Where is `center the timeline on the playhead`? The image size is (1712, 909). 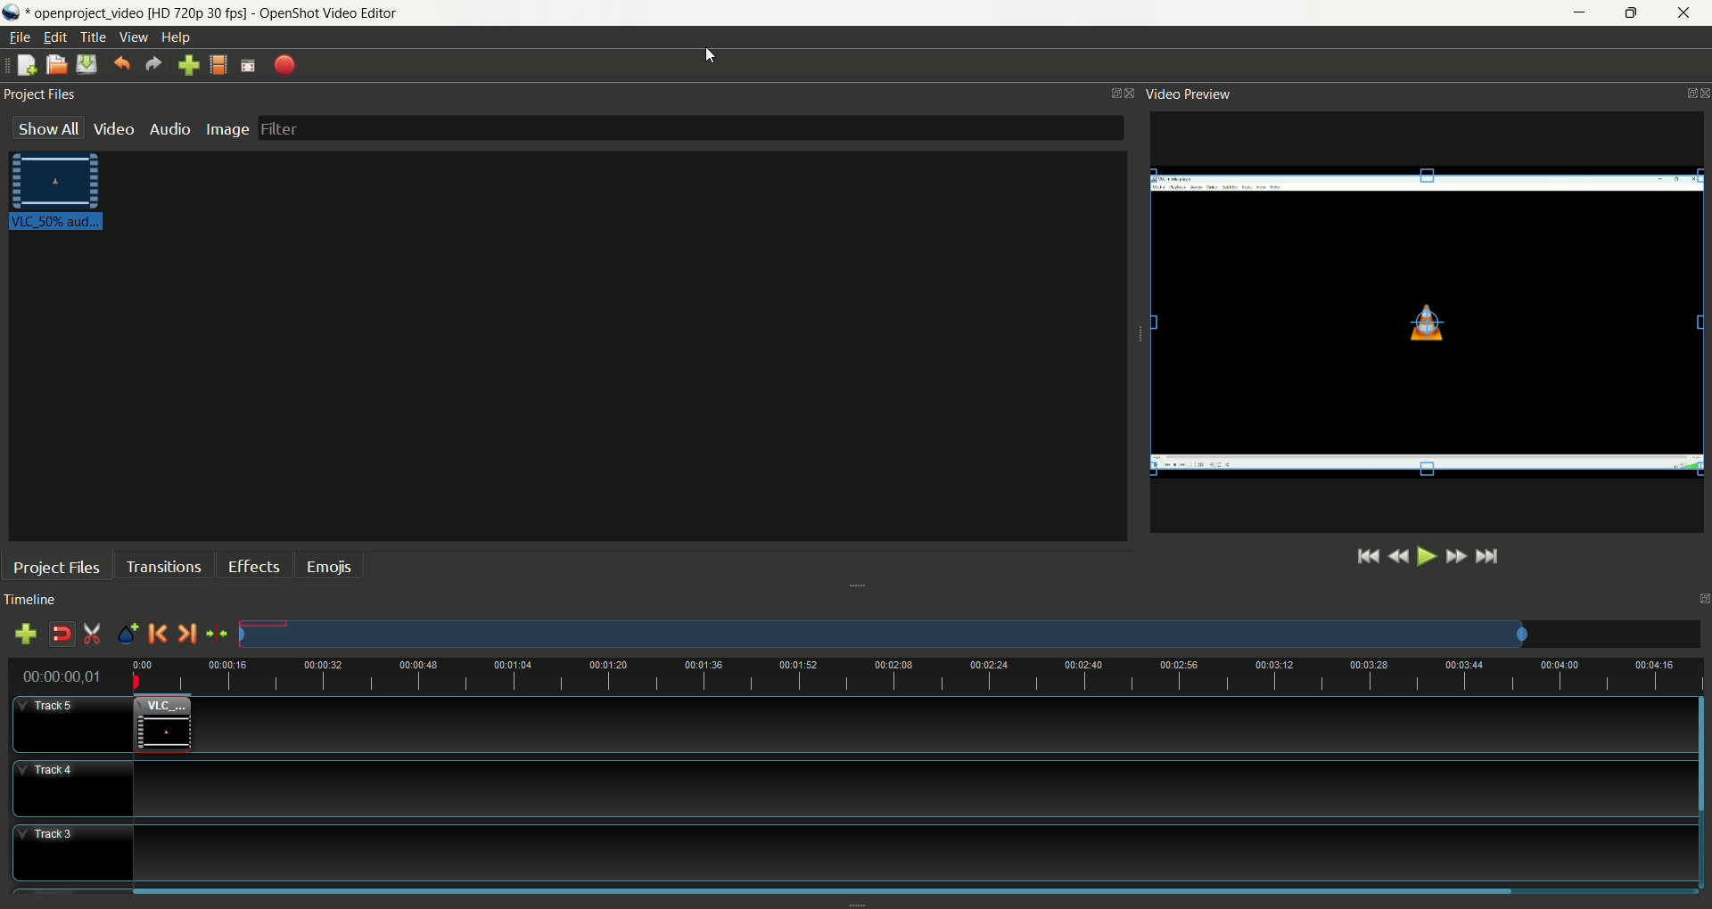 center the timeline on the playhead is located at coordinates (218, 635).